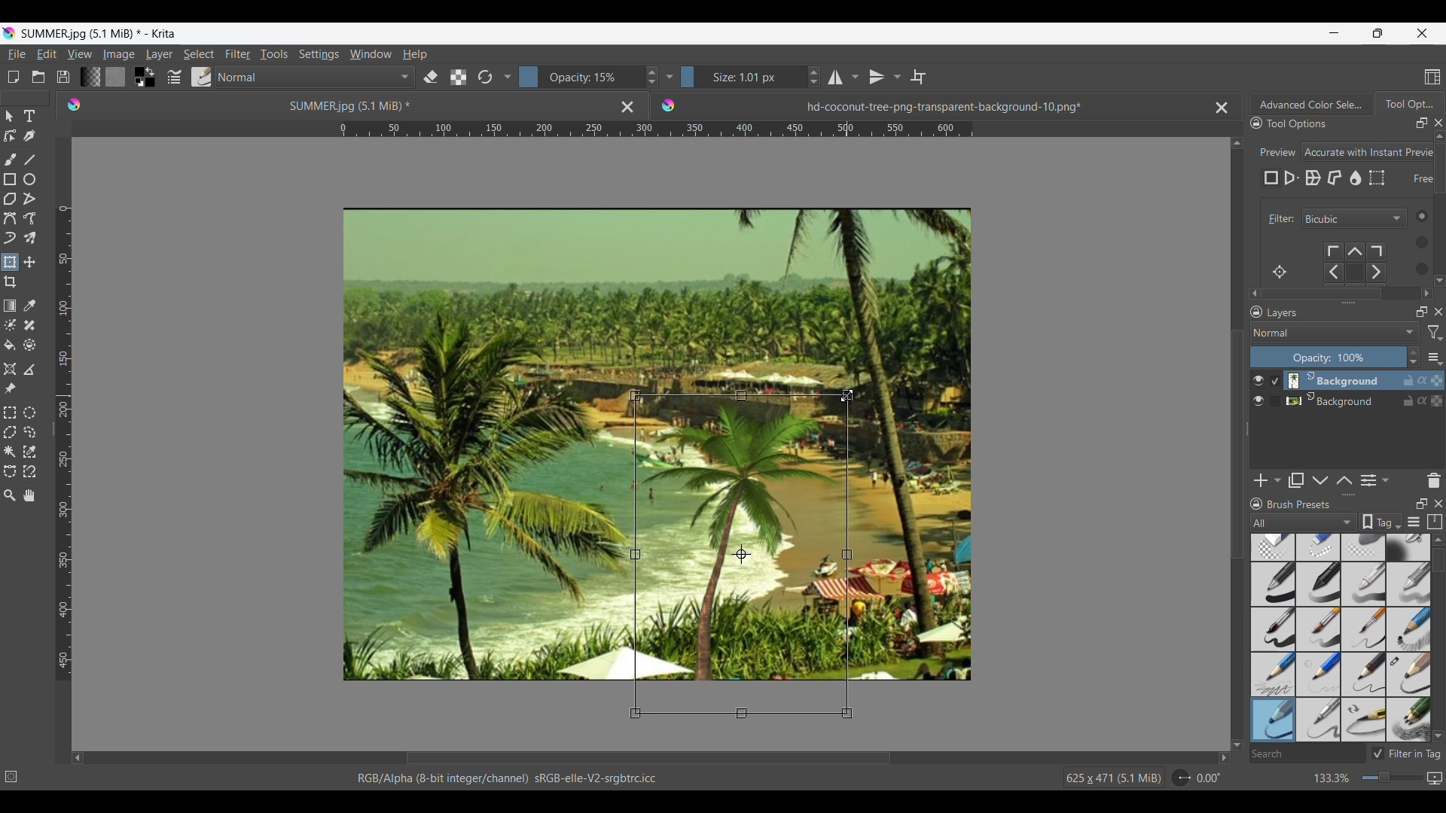 The image size is (1446, 813). I want to click on Select, so click(1416, 242).